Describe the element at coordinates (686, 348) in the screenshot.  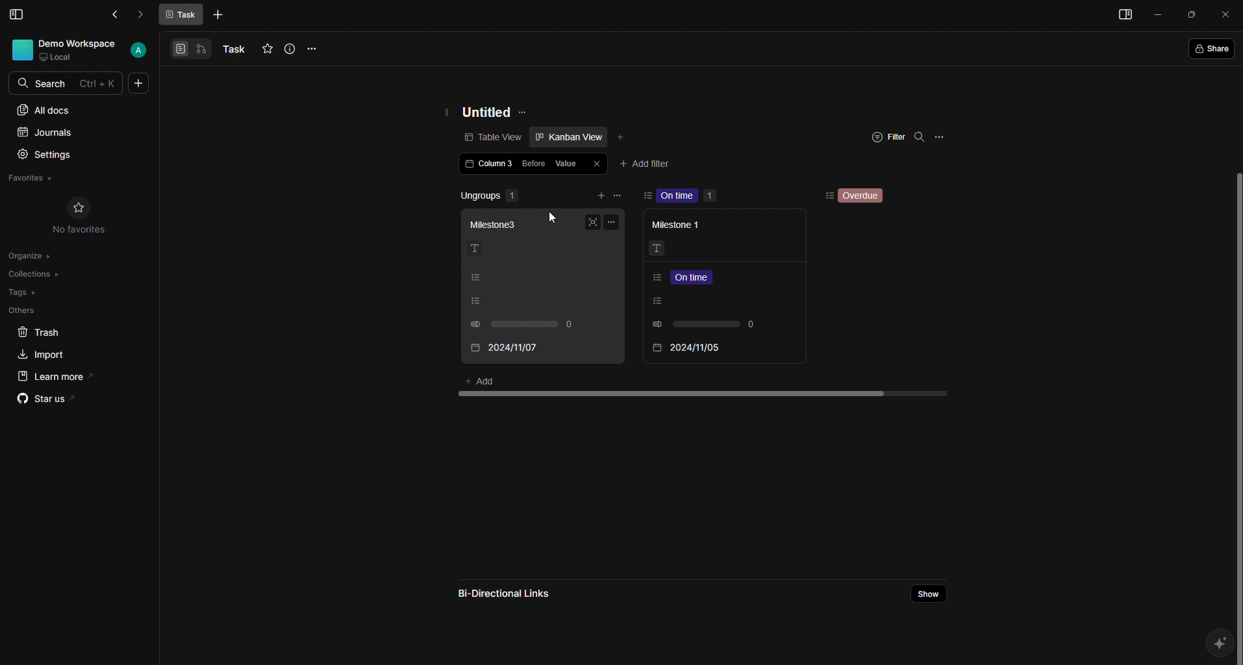
I see `2024/11/07` at that location.